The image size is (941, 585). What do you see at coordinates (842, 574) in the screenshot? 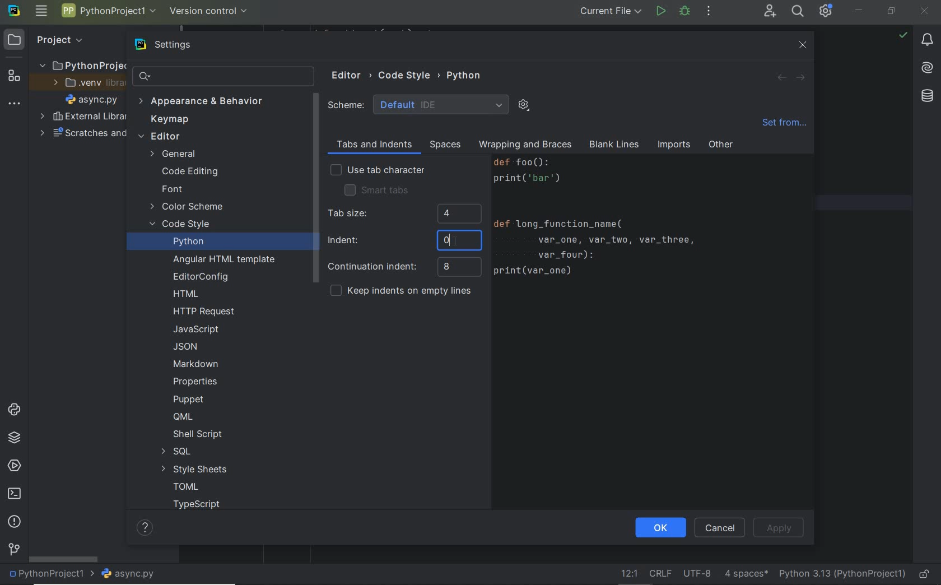
I see `current interpreter` at bounding box center [842, 574].